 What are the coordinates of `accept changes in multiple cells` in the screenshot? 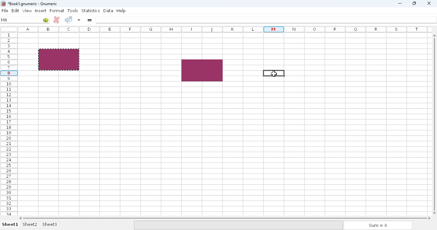 It's located at (79, 20).